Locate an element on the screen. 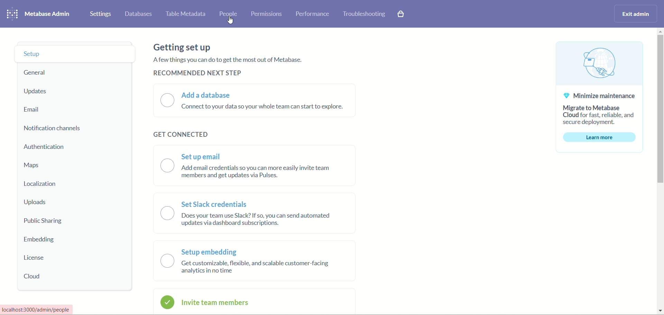 The height and width of the screenshot is (315, 664). vertical scroll bar is located at coordinates (660, 170).